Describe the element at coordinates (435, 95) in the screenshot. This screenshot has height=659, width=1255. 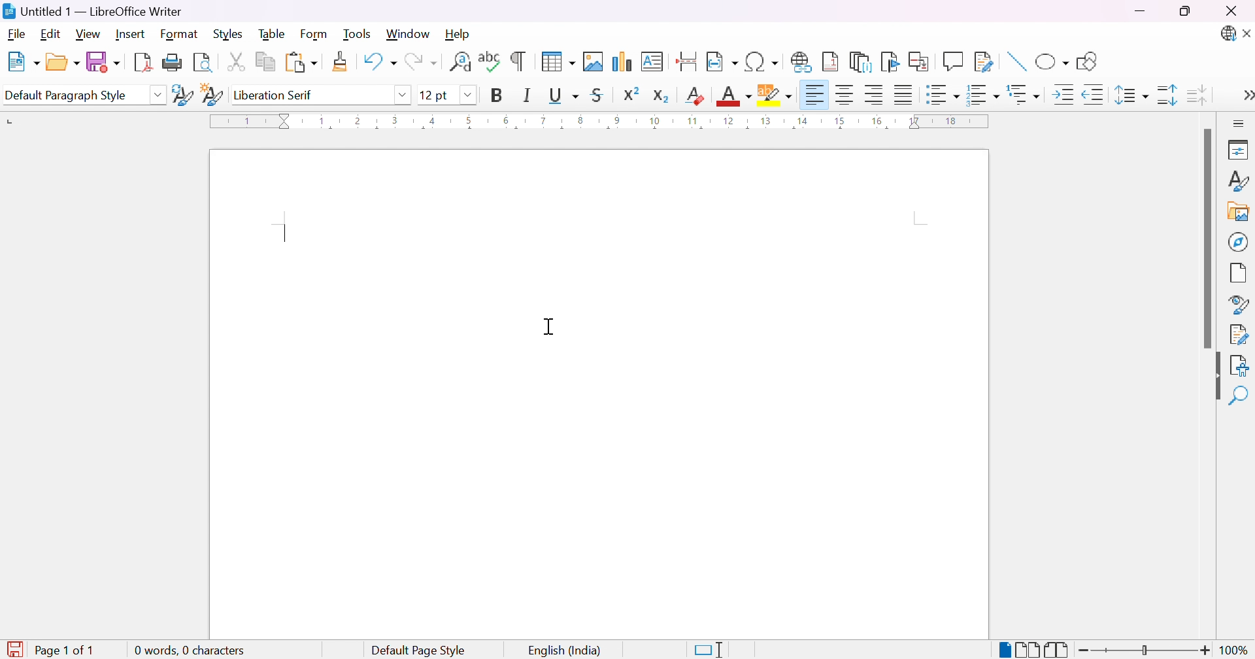
I see `12 pt` at that location.